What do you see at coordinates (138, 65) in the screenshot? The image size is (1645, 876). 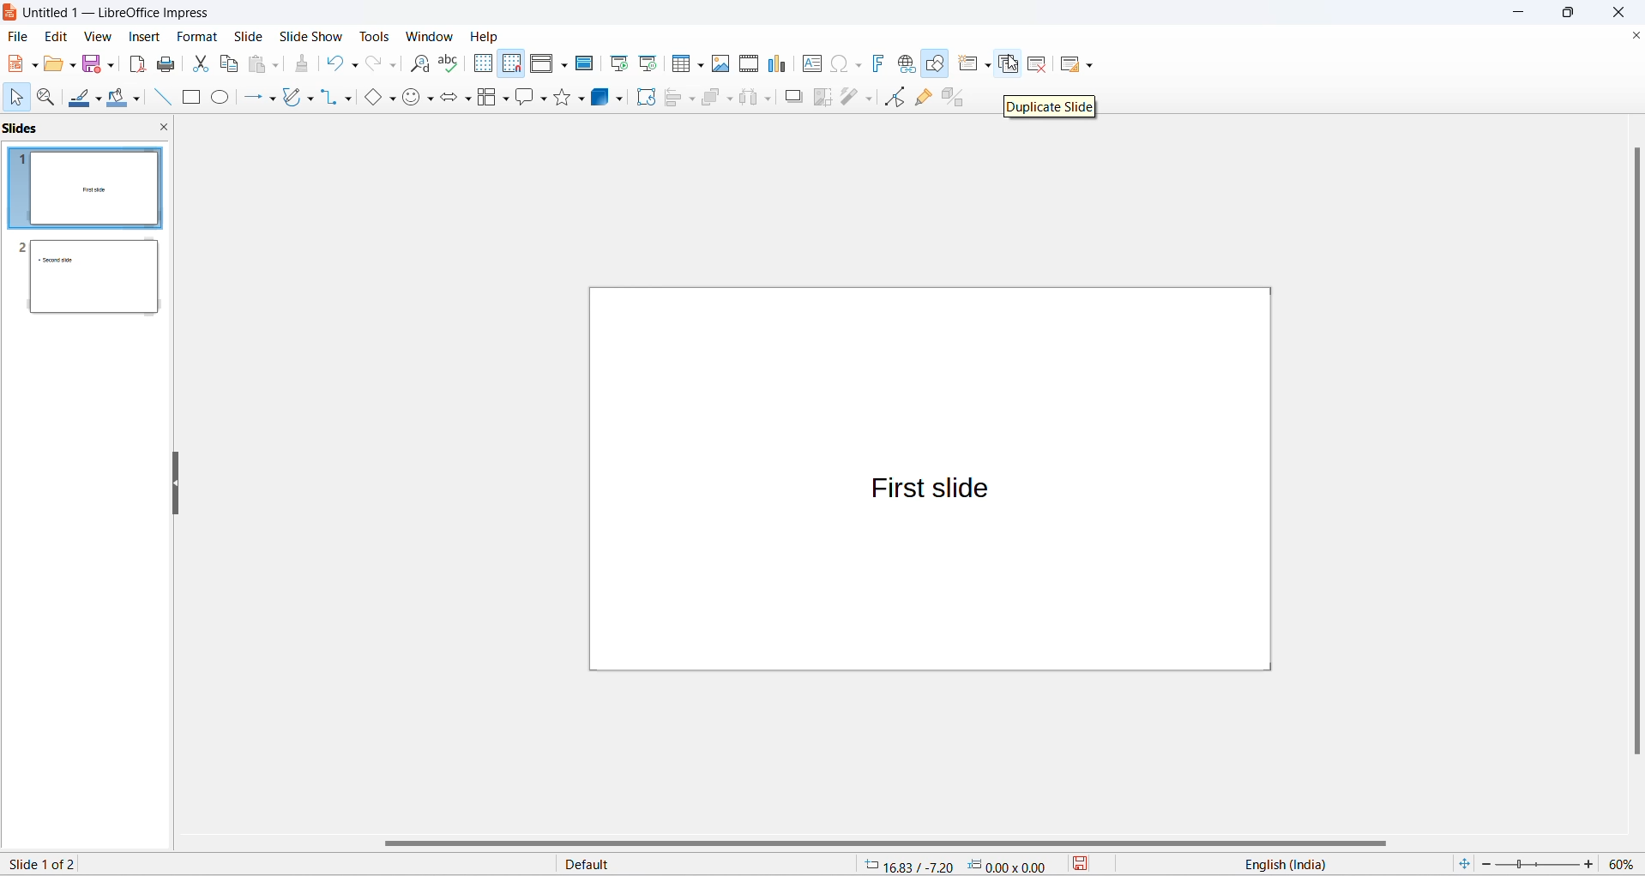 I see `export as pdf` at bounding box center [138, 65].